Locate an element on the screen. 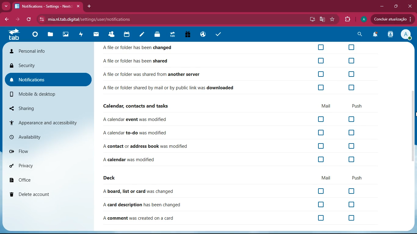 The height and width of the screenshot is (234, 417). activity is located at coordinates (389, 35).